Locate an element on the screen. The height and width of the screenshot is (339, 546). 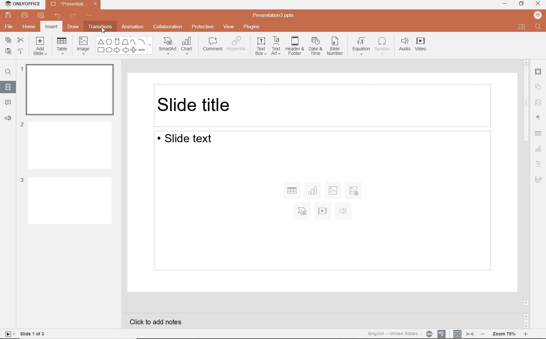
TEXT ART is located at coordinates (276, 46).